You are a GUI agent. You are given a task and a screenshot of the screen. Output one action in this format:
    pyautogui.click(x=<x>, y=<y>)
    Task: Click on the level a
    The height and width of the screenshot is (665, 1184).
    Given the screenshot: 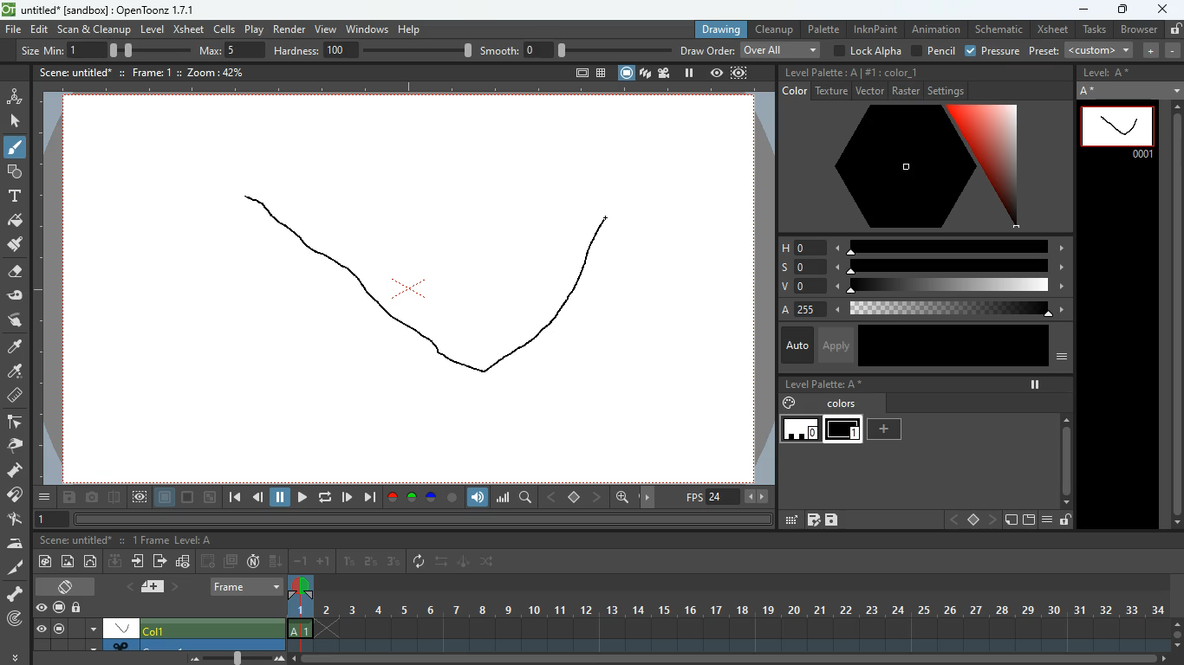 What is the action you would take?
    pyautogui.click(x=1110, y=73)
    